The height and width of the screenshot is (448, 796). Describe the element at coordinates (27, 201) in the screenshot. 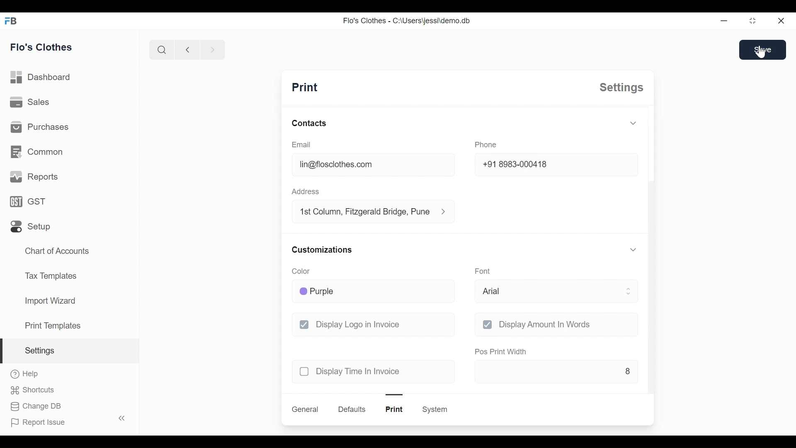

I see `GST` at that location.